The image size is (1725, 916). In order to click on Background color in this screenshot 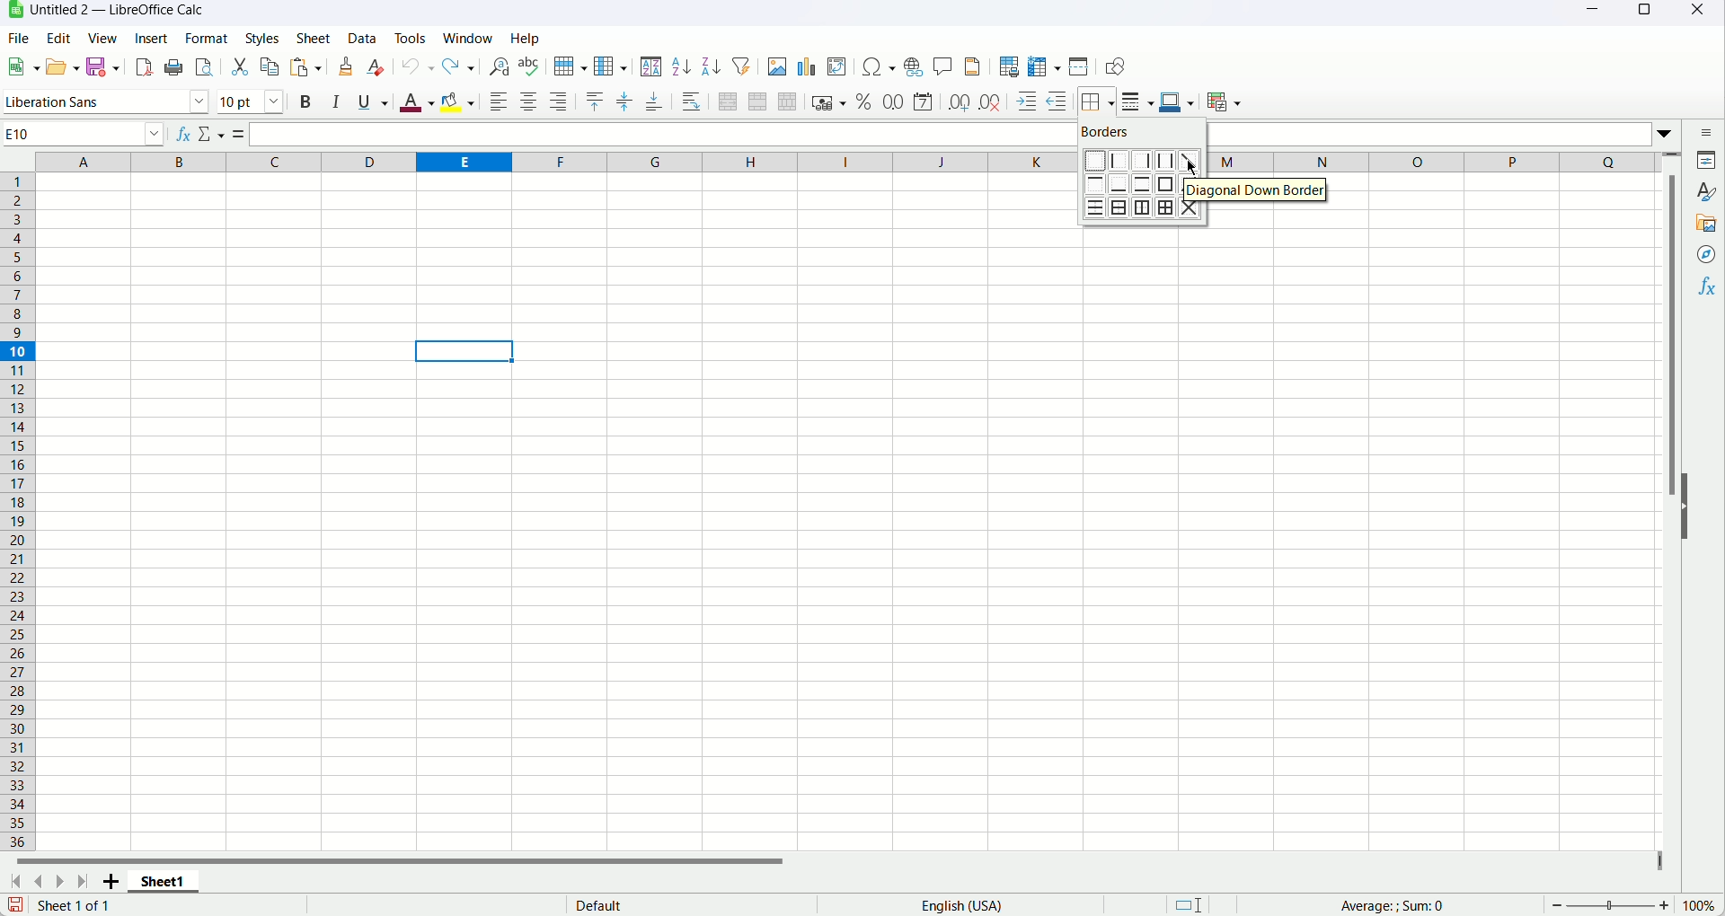, I will do `click(457, 104)`.